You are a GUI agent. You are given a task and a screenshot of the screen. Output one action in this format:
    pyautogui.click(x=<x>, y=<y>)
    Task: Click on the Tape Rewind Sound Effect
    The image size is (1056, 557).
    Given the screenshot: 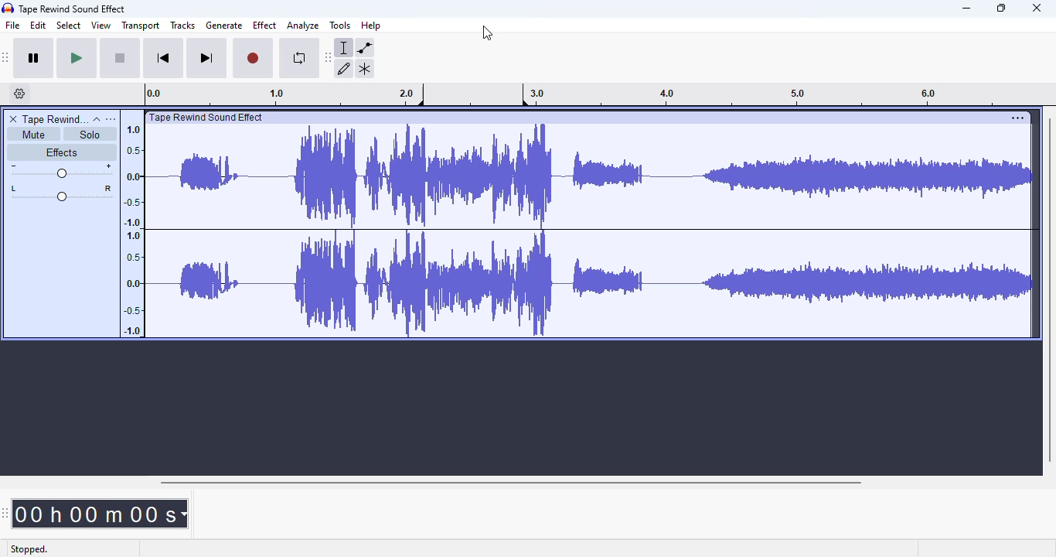 What is the action you would take?
    pyautogui.click(x=78, y=9)
    